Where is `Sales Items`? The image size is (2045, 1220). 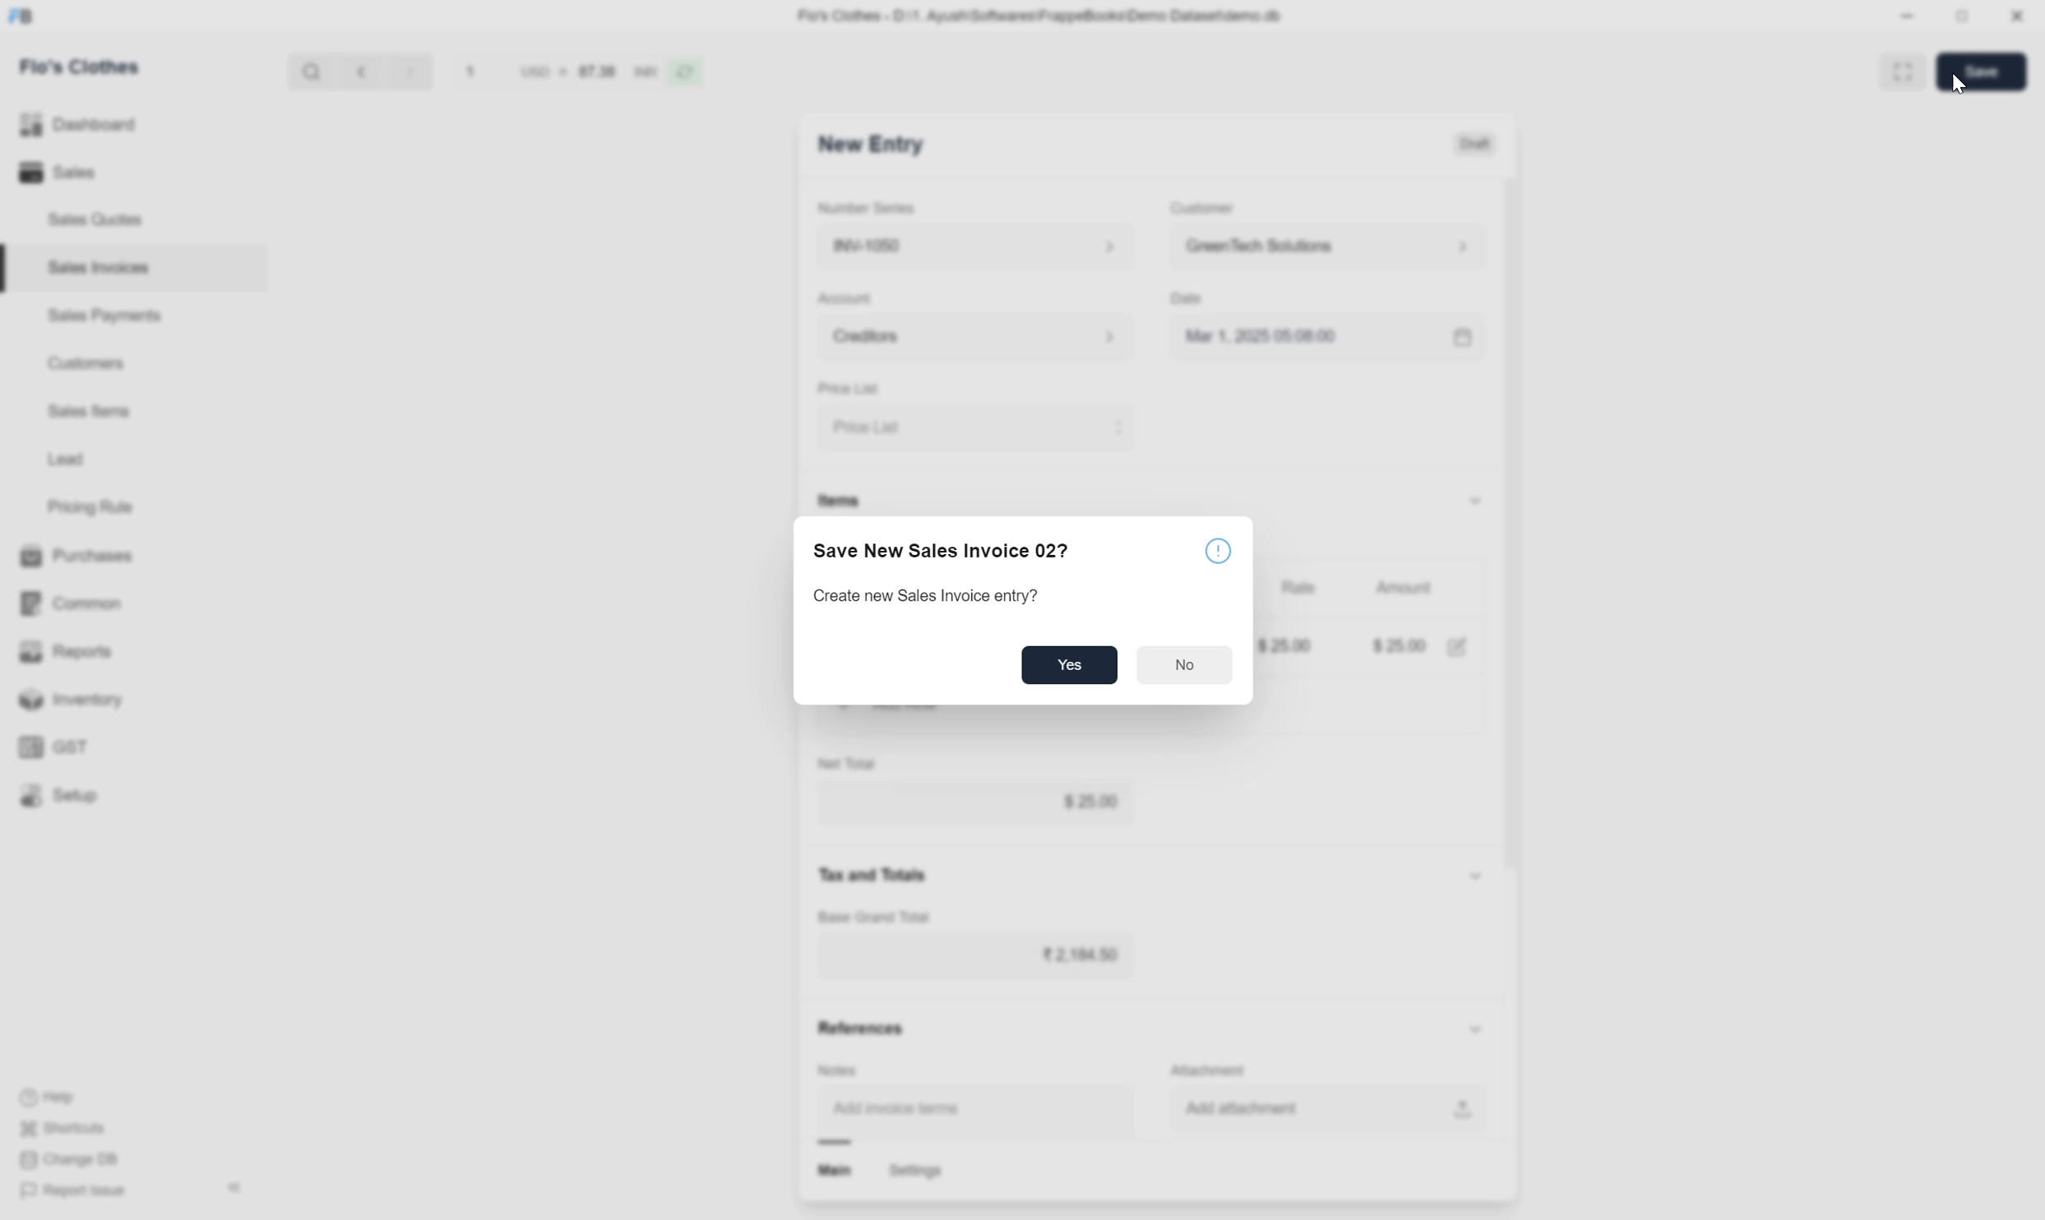 Sales Items is located at coordinates (90, 413).